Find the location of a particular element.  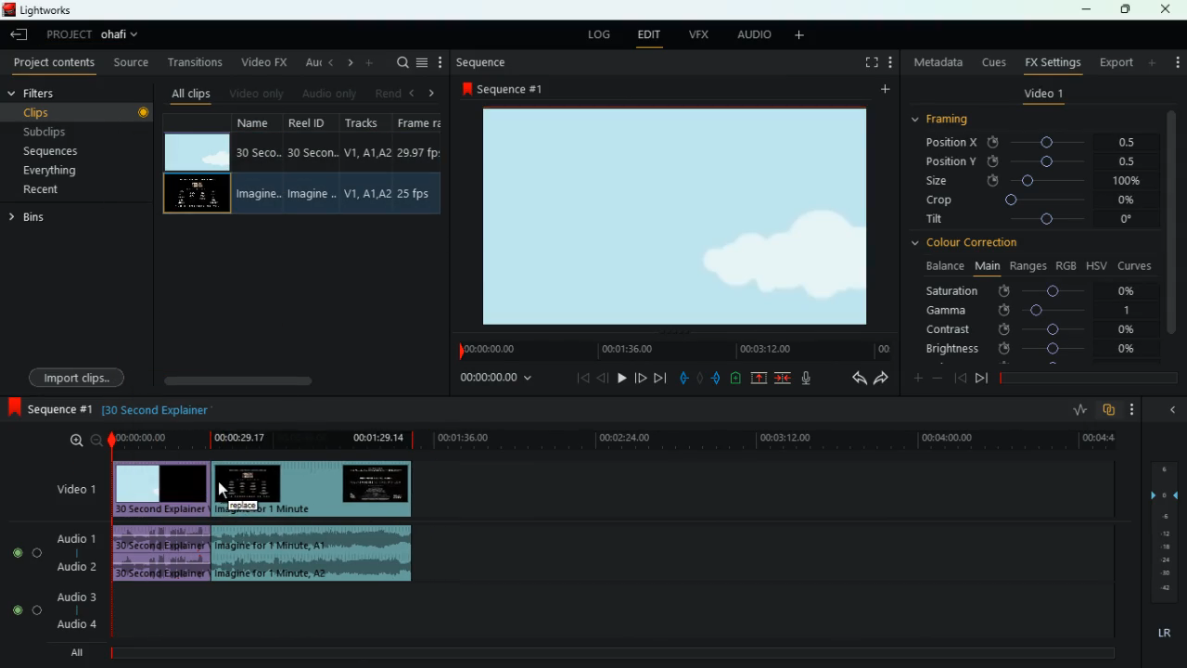

transitions is located at coordinates (197, 62).